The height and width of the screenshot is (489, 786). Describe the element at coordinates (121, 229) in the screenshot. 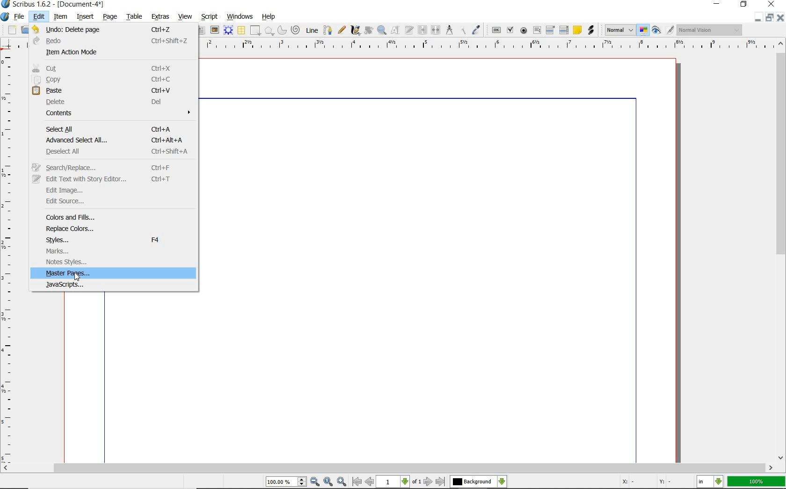

I see `replace colors` at that location.